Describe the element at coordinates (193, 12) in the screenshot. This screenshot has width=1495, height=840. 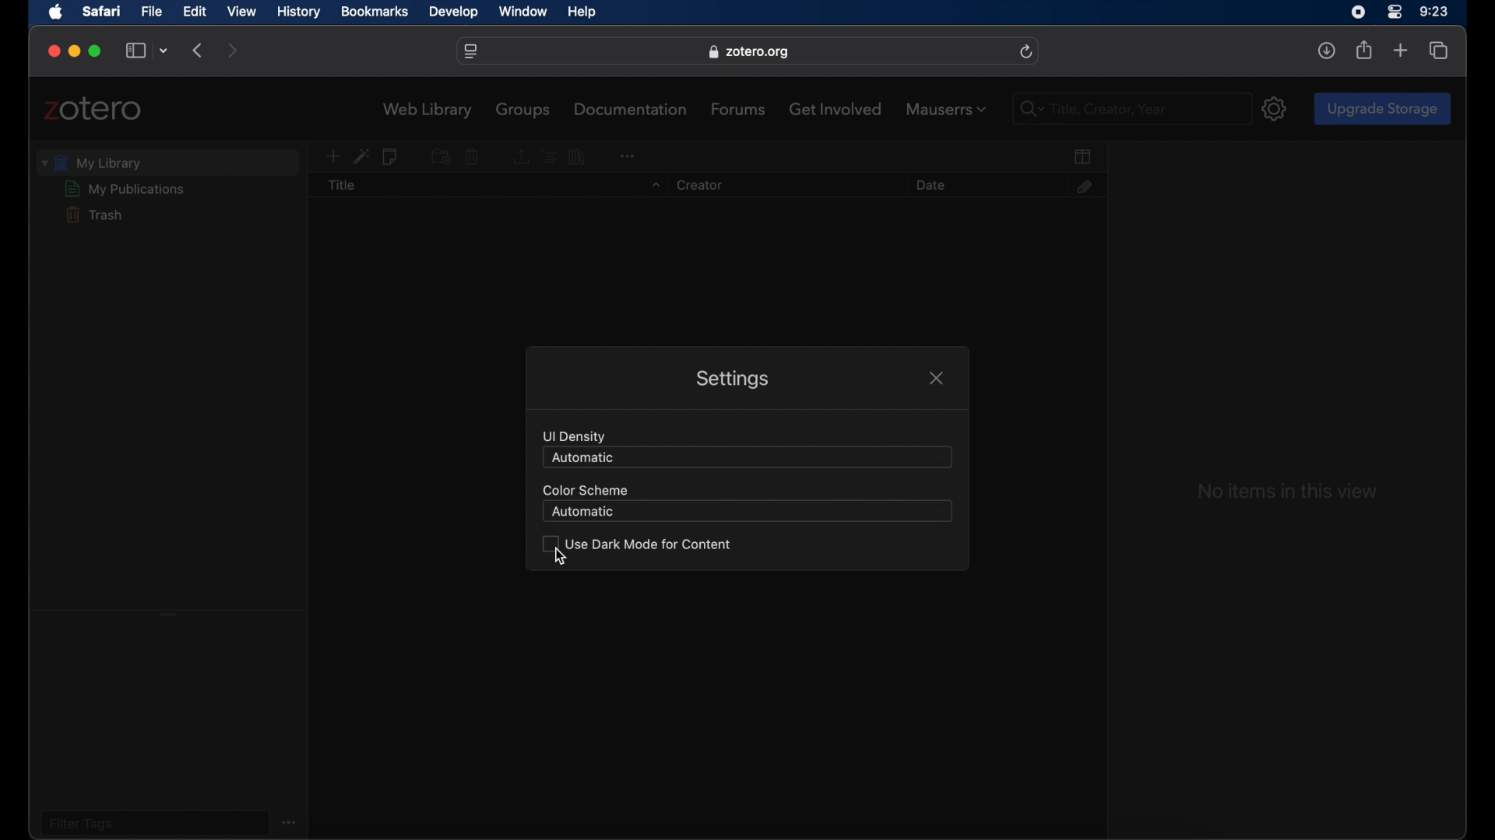
I see `edit` at that location.